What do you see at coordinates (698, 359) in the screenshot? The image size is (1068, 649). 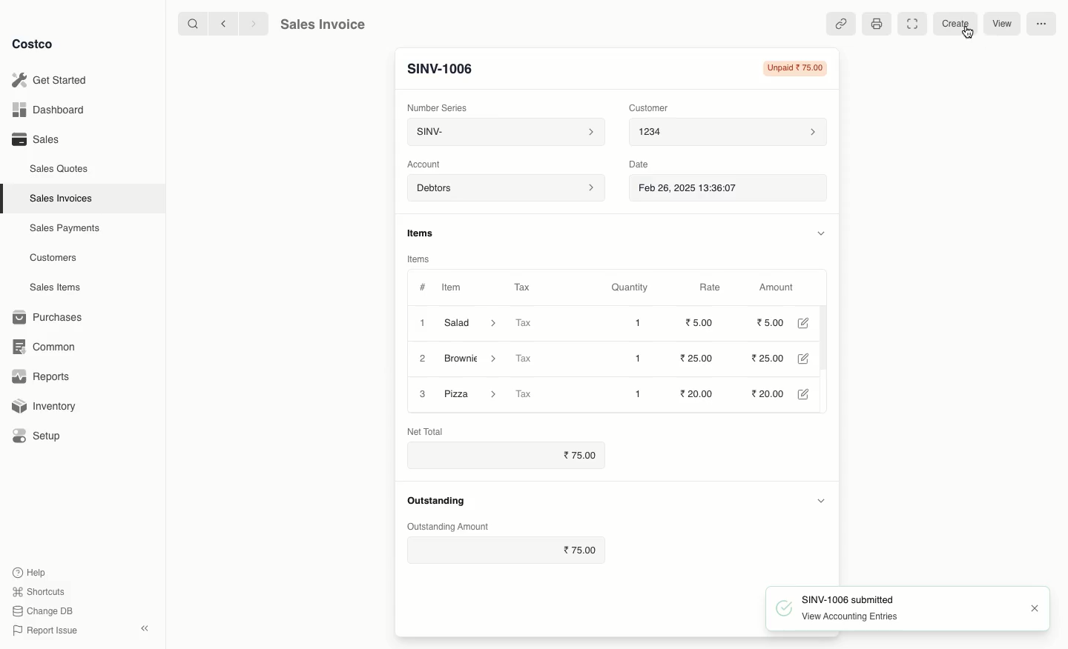 I see `25.00` at bounding box center [698, 359].